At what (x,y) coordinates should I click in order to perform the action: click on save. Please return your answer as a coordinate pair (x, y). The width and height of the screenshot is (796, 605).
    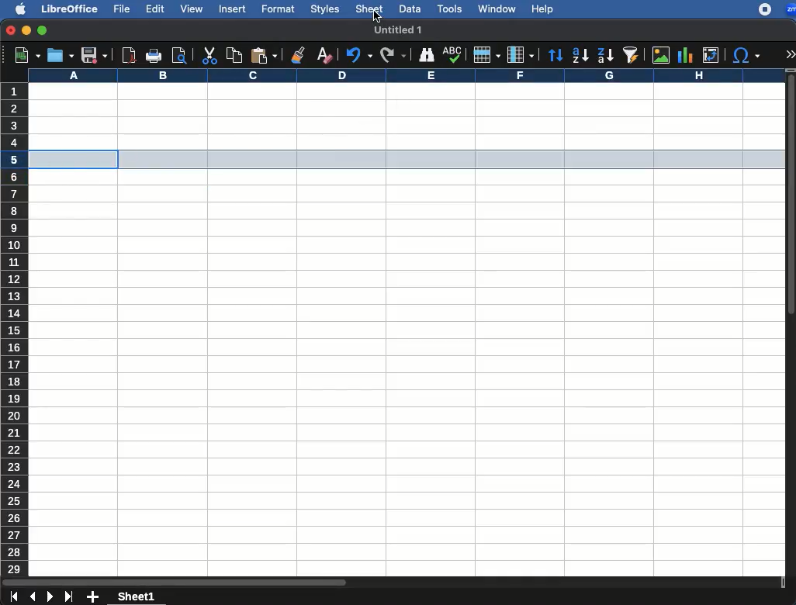
    Looking at the image, I should click on (95, 56).